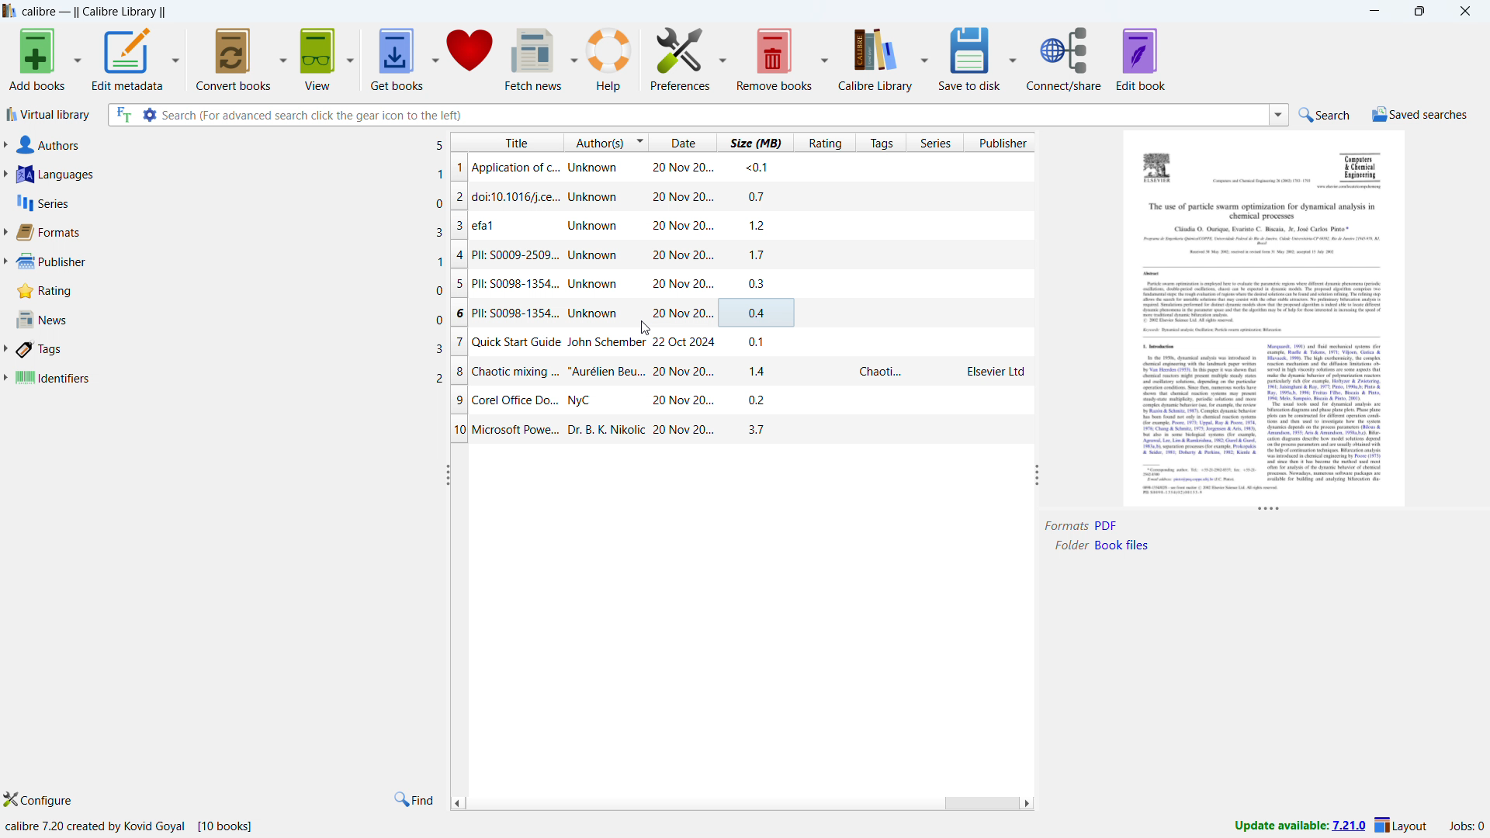 The height and width of the screenshot is (838, 1490). I want to click on Chaotic mixing ..., so click(747, 371).